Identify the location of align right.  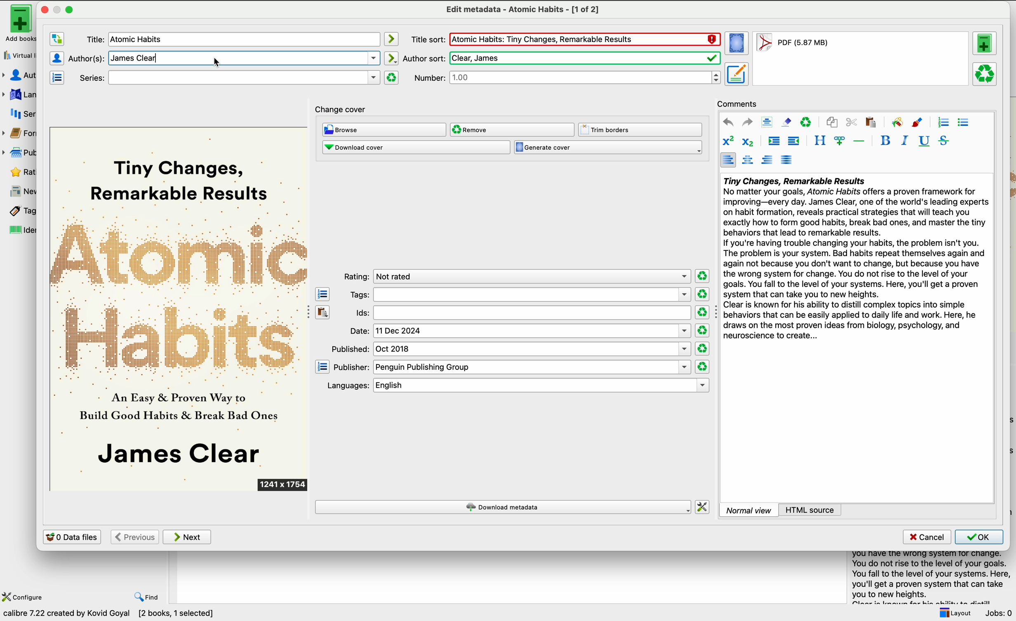
(768, 160).